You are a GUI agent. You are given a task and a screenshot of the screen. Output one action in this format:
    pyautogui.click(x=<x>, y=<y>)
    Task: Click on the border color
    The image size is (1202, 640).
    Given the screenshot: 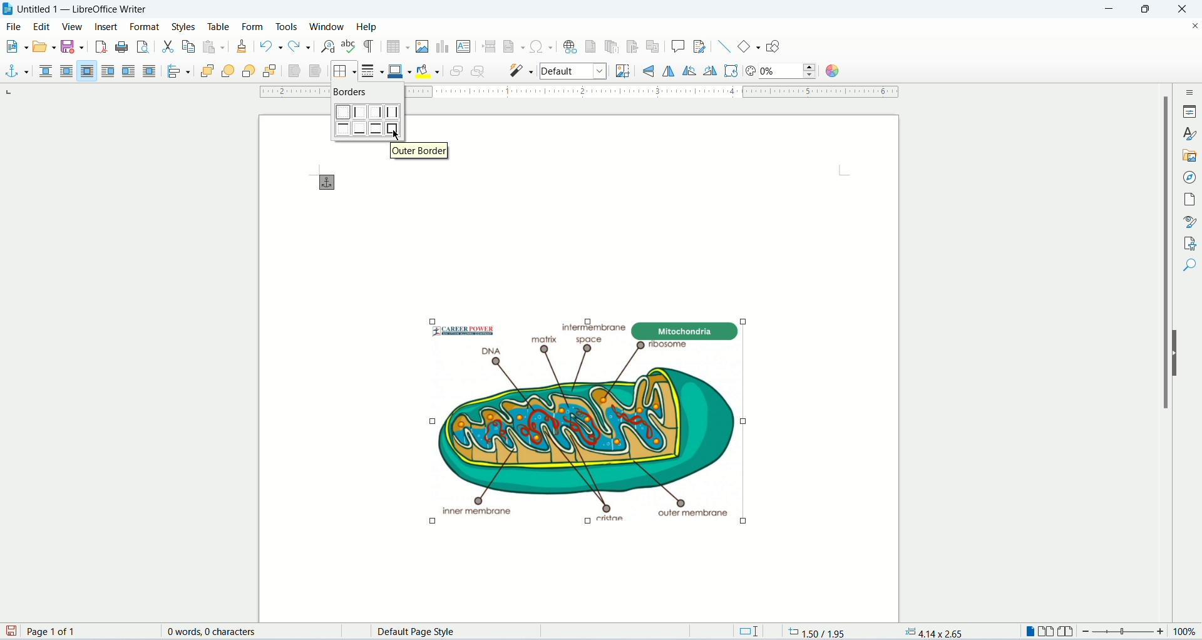 What is the action you would take?
    pyautogui.click(x=399, y=70)
    